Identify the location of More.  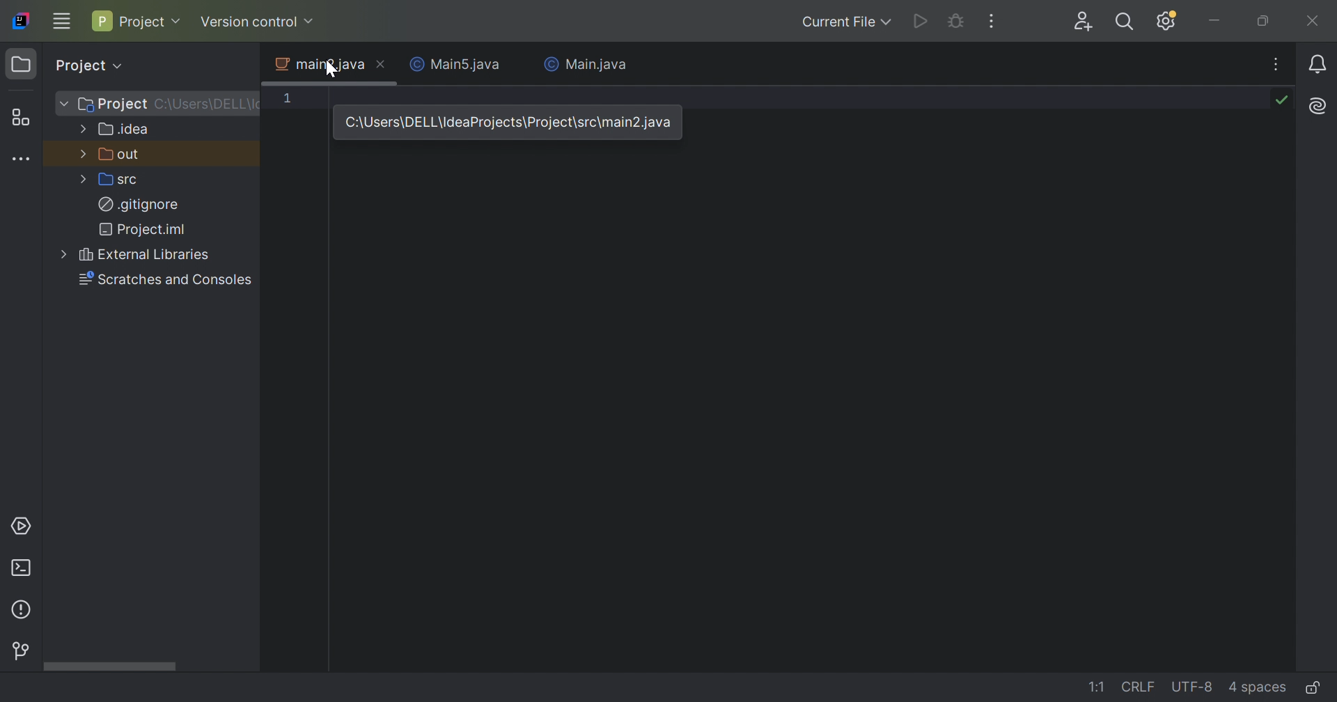
(84, 180).